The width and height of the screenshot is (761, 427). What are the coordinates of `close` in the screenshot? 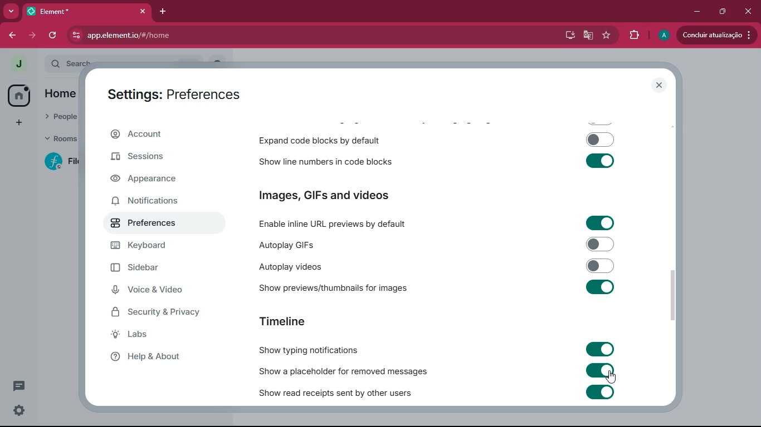 It's located at (749, 13).